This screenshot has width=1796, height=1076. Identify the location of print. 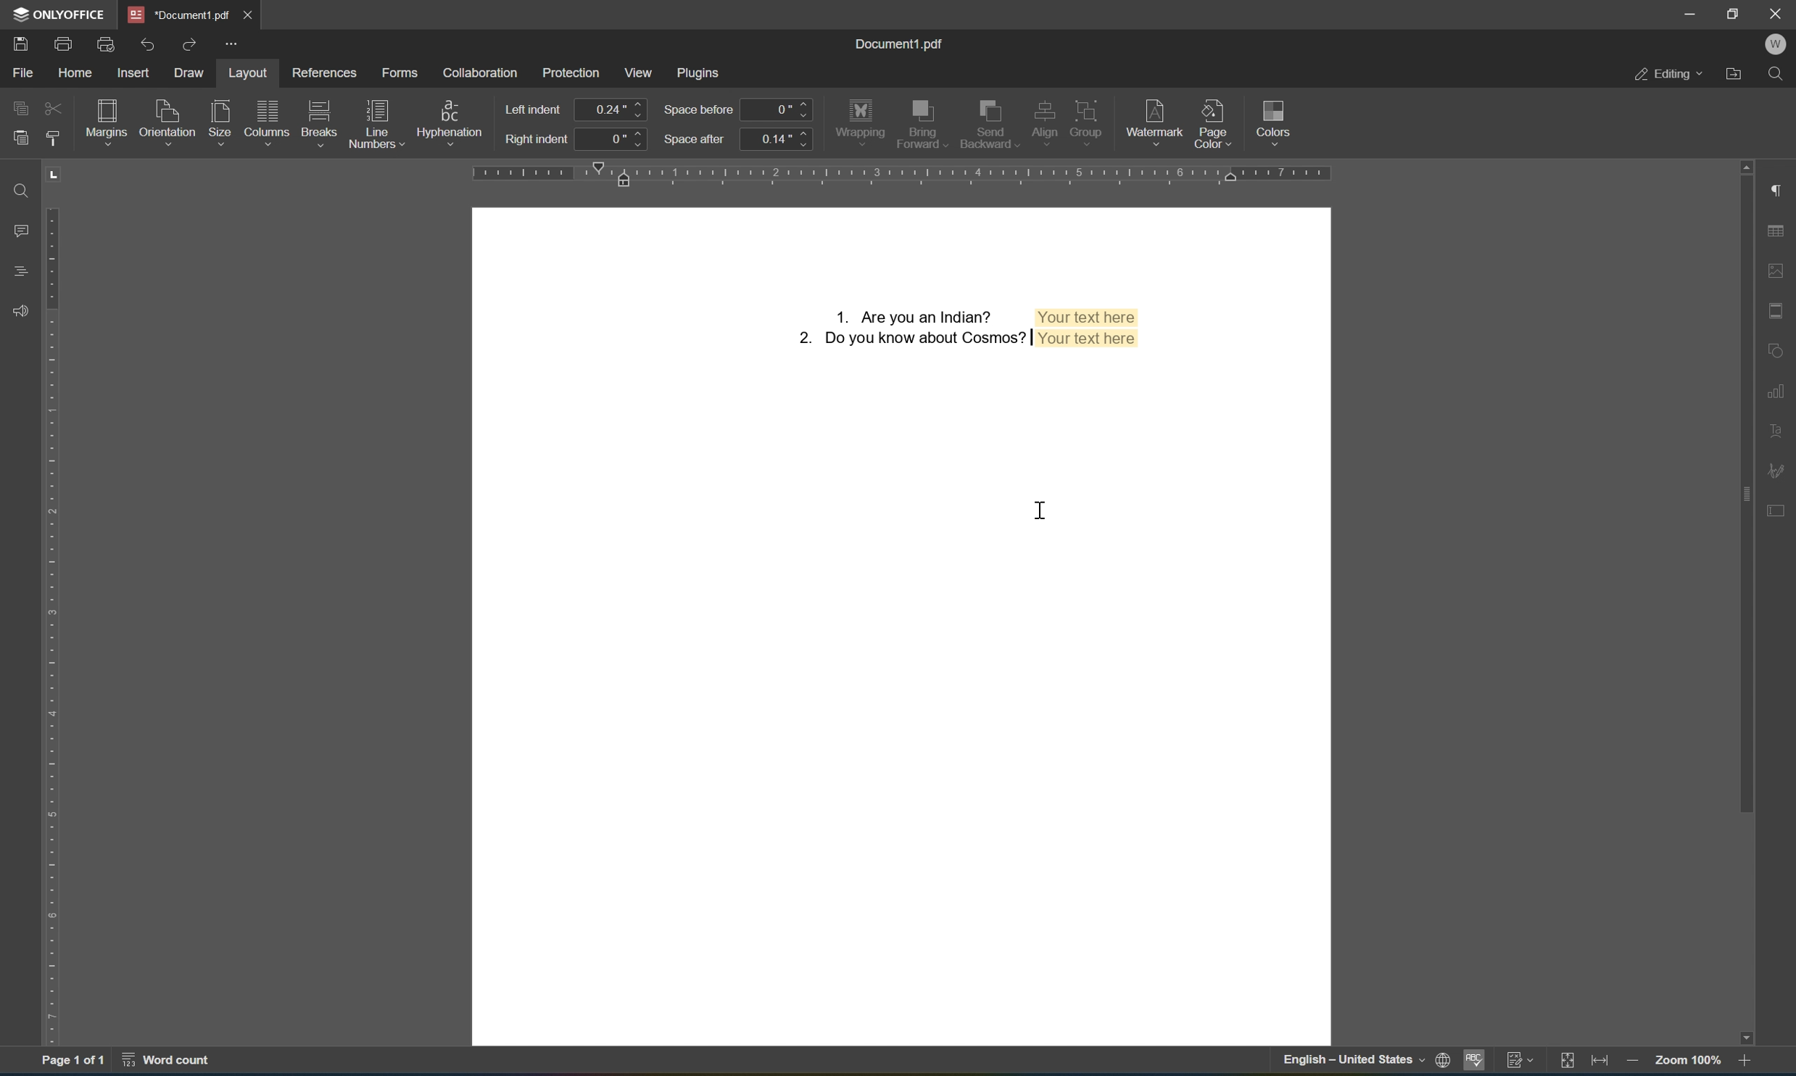
(63, 44).